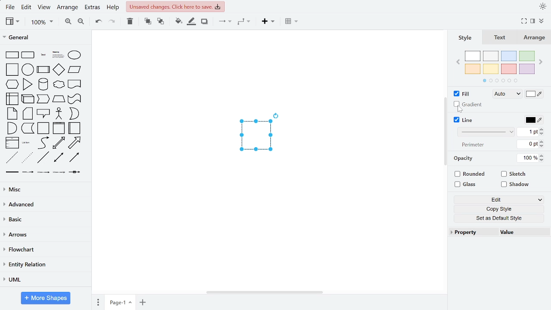 The height and width of the screenshot is (310, 551). What do you see at coordinates (113, 22) in the screenshot?
I see `redo` at bounding box center [113, 22].